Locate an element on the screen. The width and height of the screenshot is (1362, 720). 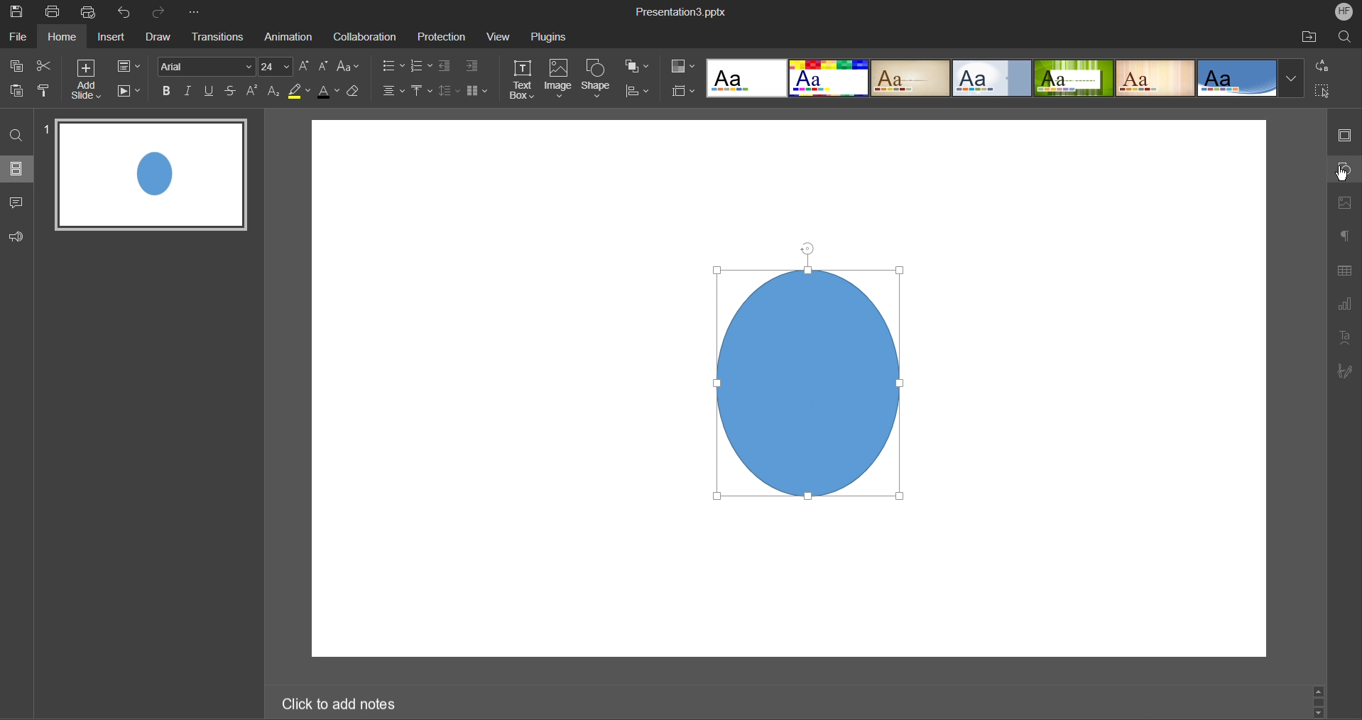
Playback is located at coordinates (129, 92).